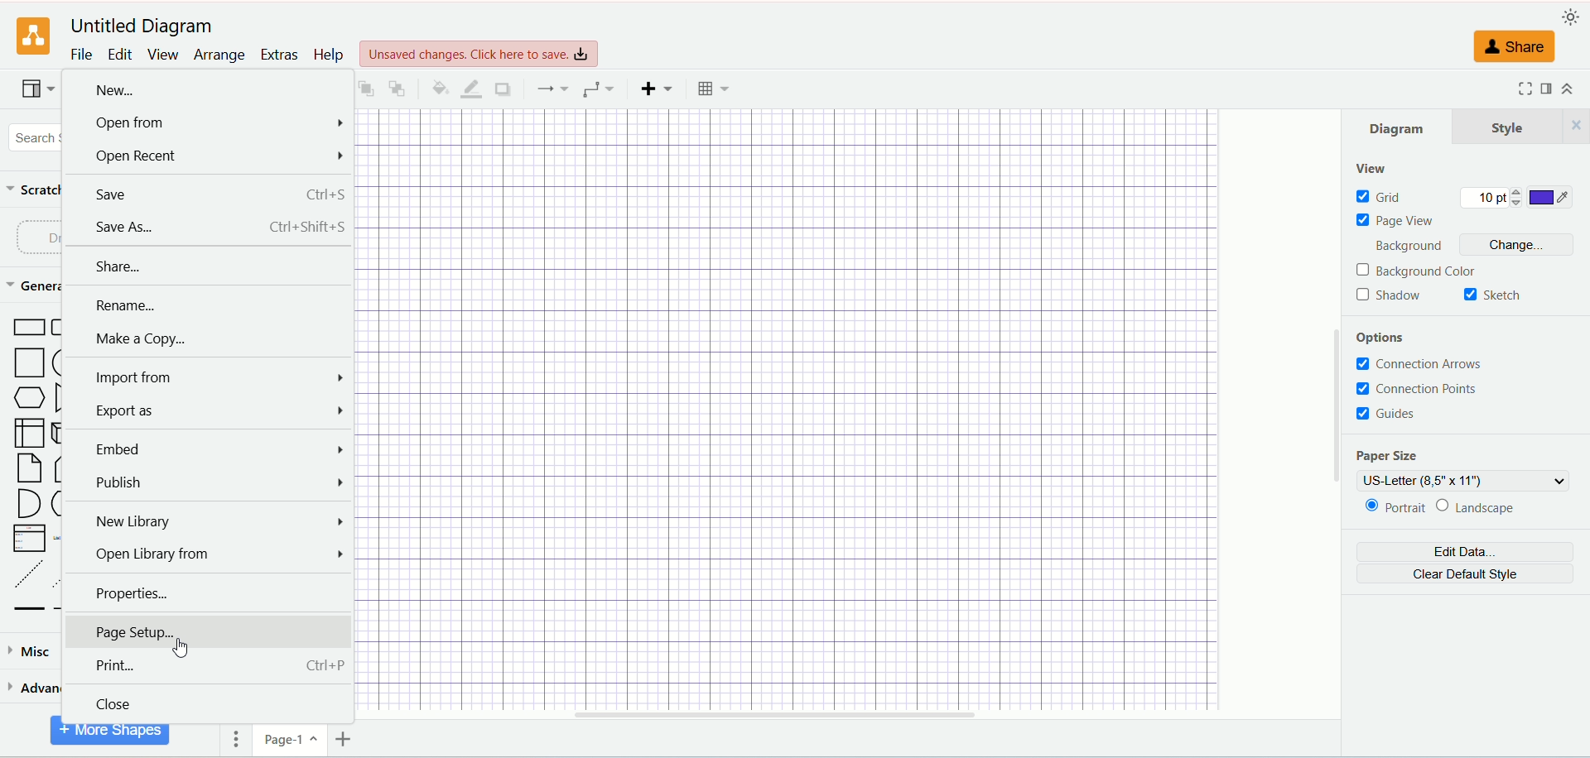 The image size is (1590, 758). Describe the element at coordinates (1522, 126) in the screenshot. I see `style` at that location.